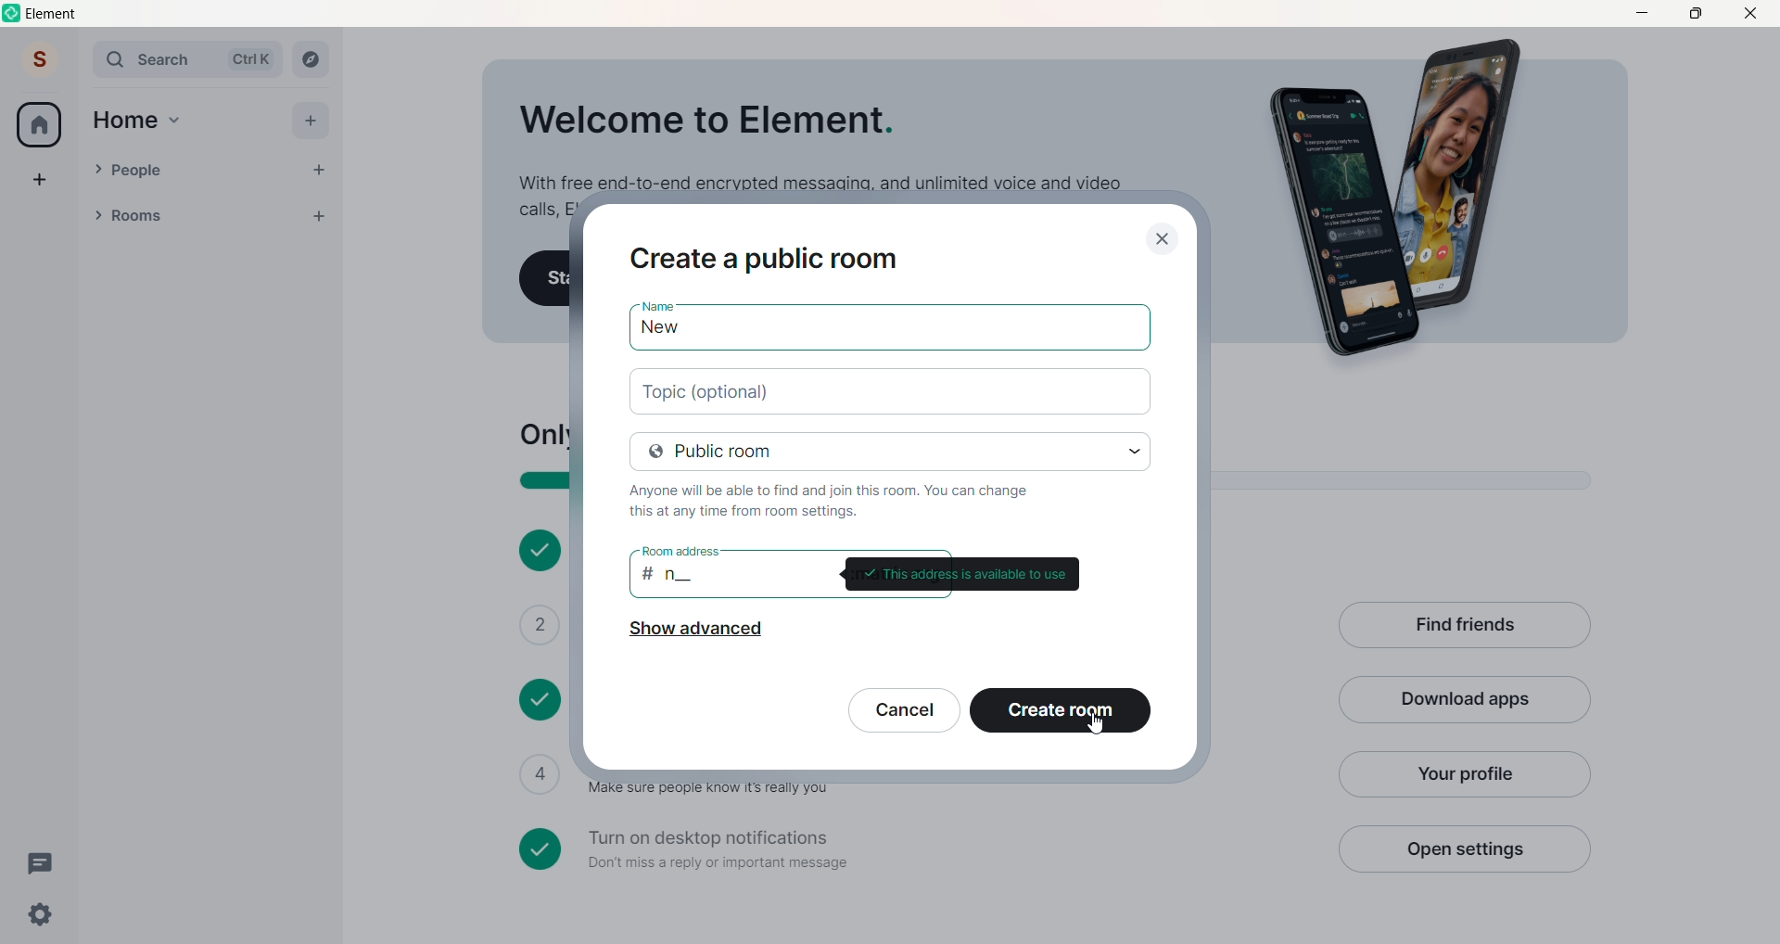  Describe the element at coordinates (41, 914) in the screenshot. I see `Quick Settings` at that location.